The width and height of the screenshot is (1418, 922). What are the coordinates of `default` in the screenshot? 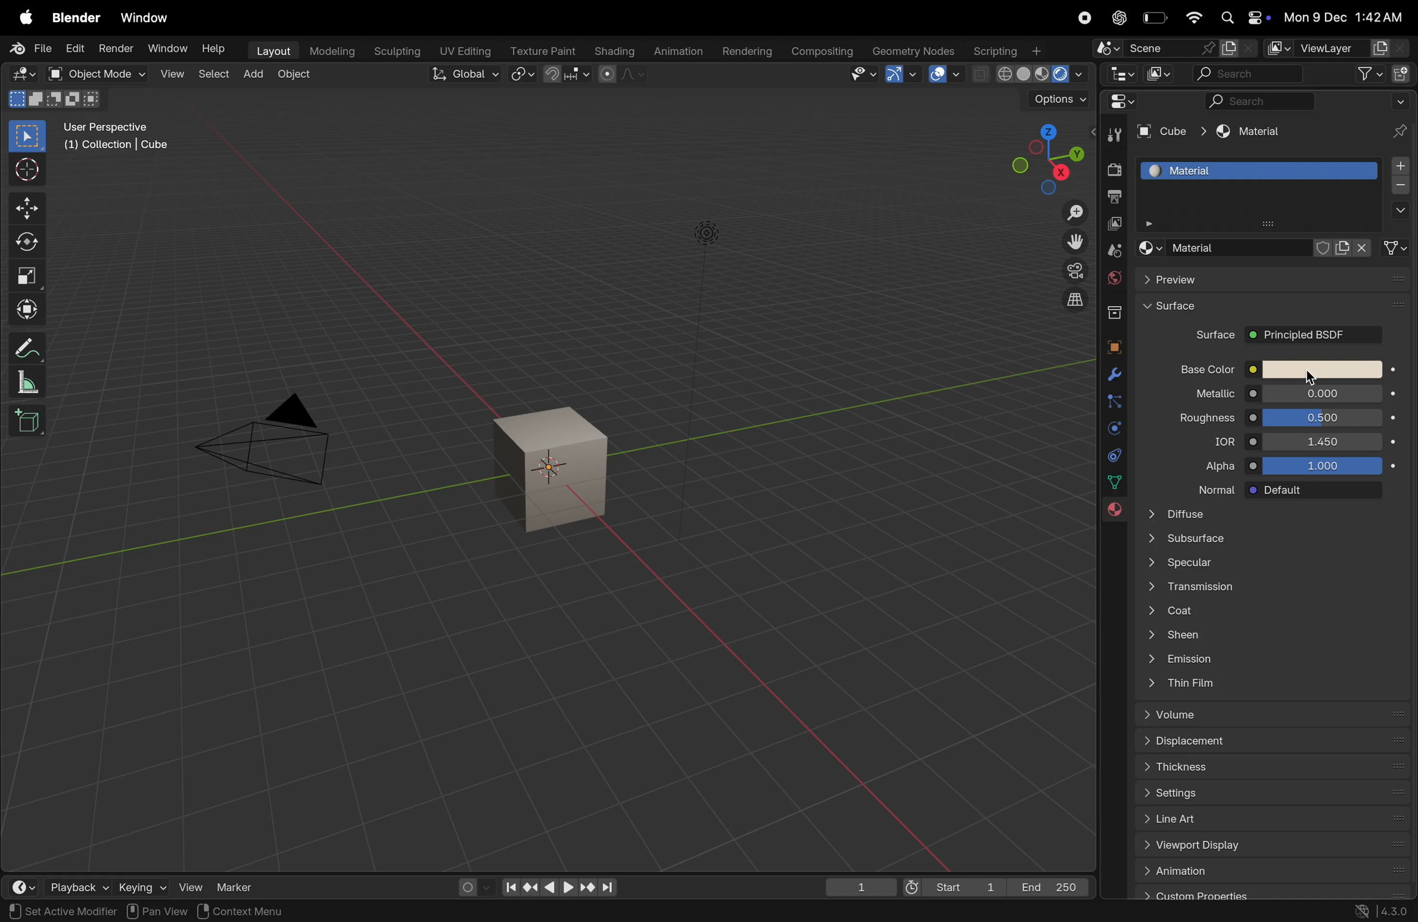 It's located at (1323, 491).